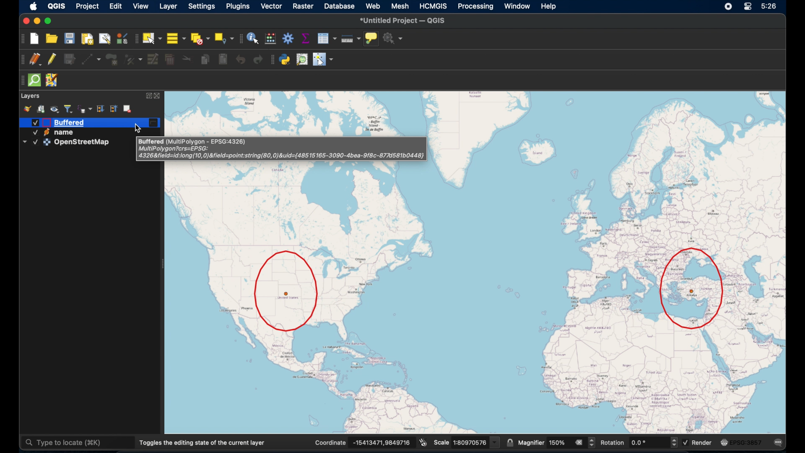 This screenshot has width=805, height=453. Describe the element at coordinates (113, 108) in the screenshot. I see `collapse all` at that location.